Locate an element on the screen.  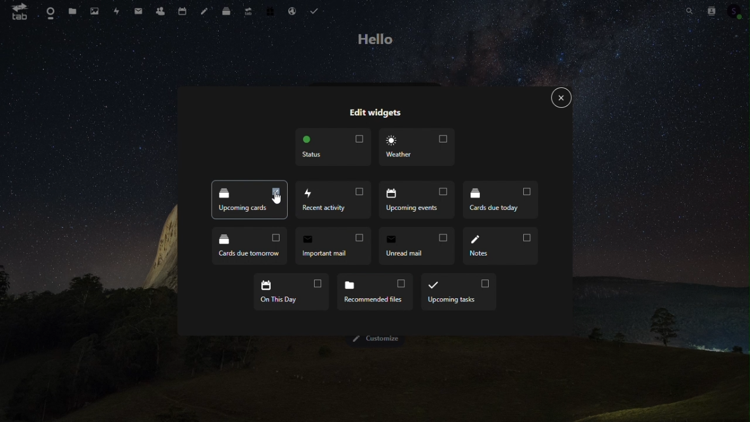
Unread email is located at coordinates (418, 246).